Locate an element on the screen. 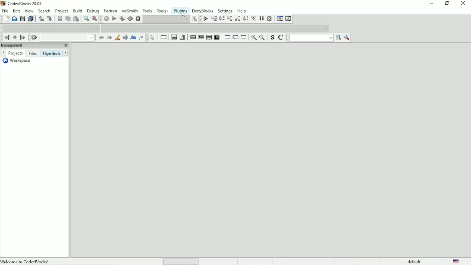 Image resolution: width=471 pixels, height=265 pixels. Welcome to Code::Blocks! is located at coordinates (25, 261).